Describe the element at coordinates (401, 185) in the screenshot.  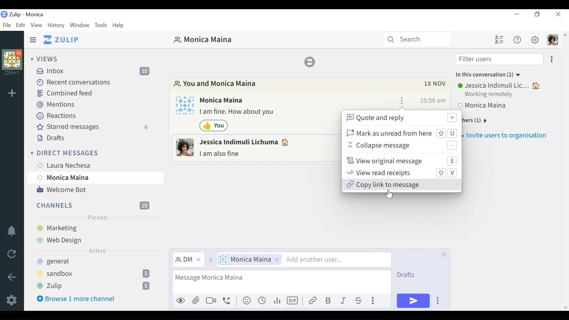
I see `Copy link to message` at that location.